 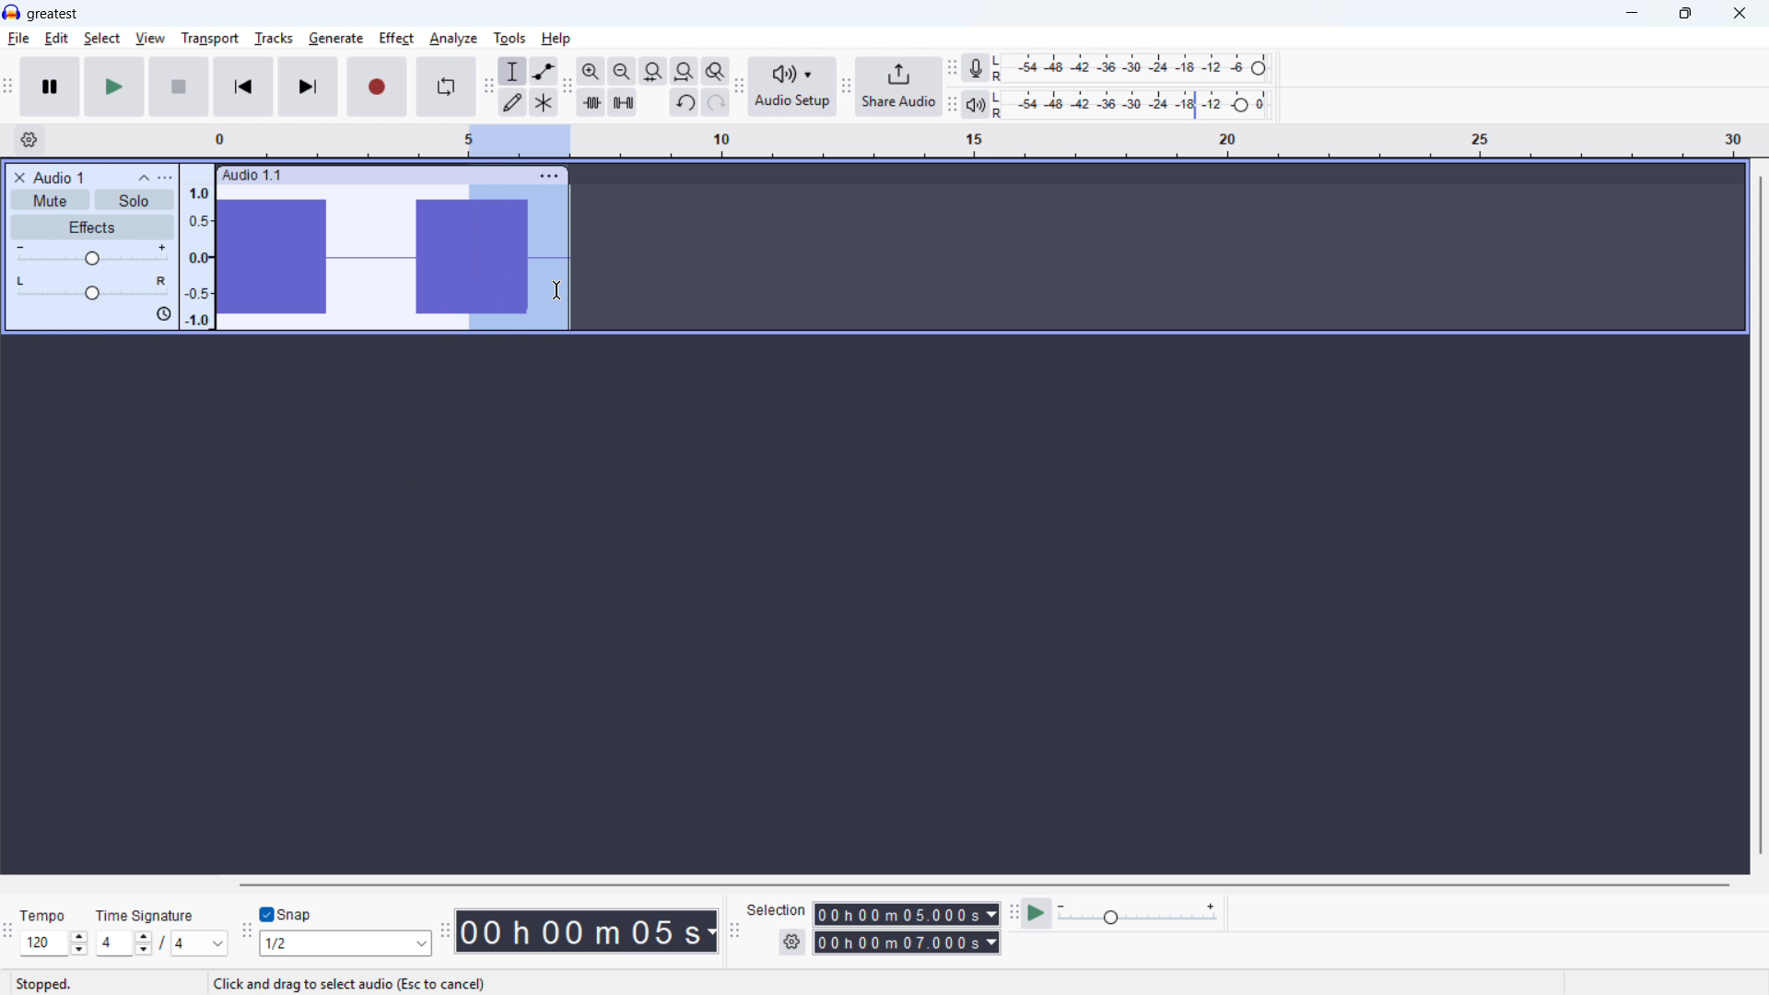 What do you see at coordinates (446, 87) in the screenshot?
I see `Enable looping ` at bounding box center [446, 87].